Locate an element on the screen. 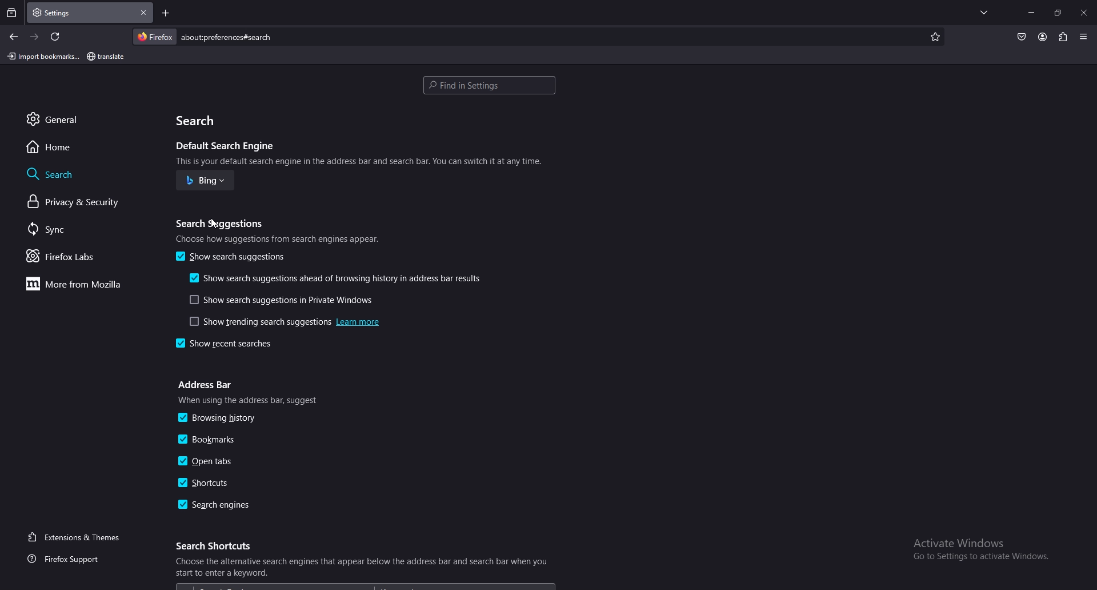  bookmark is located at coordinates (107, 57).